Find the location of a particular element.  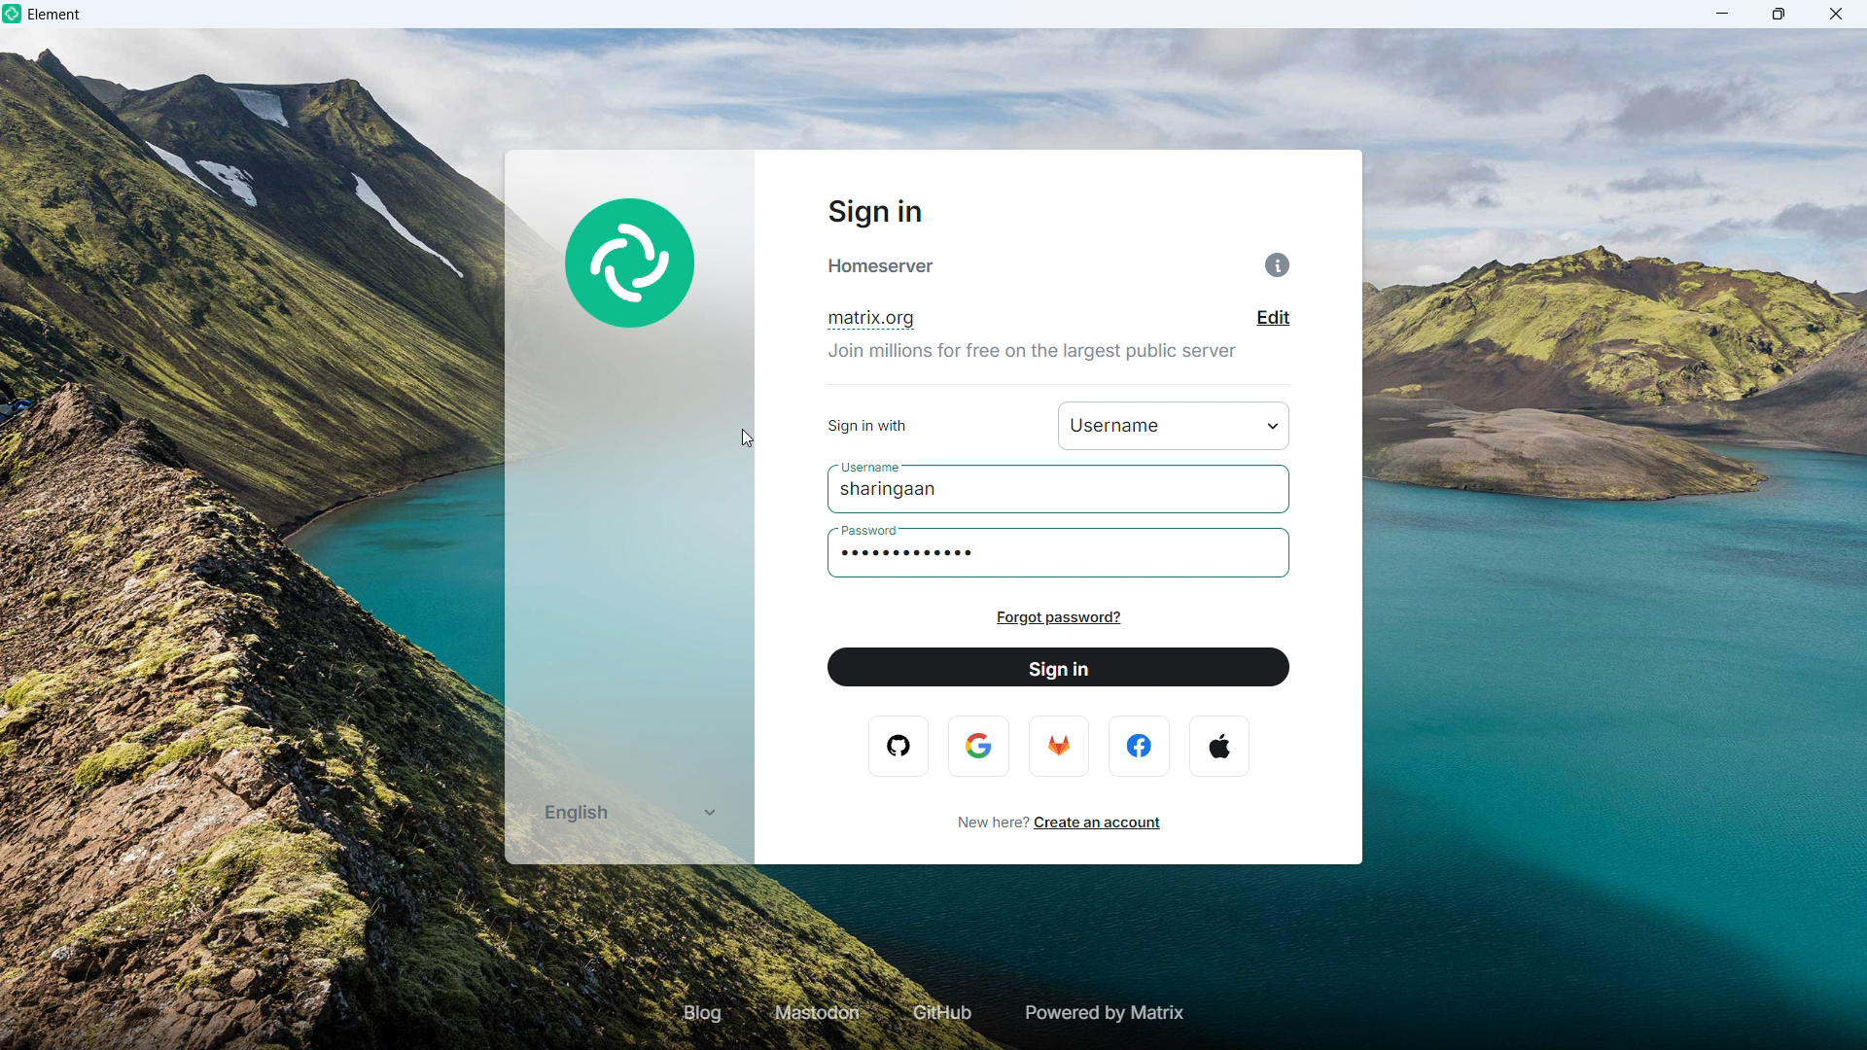

join millions for free on the largest public server is located at coordinates (1036, 359).